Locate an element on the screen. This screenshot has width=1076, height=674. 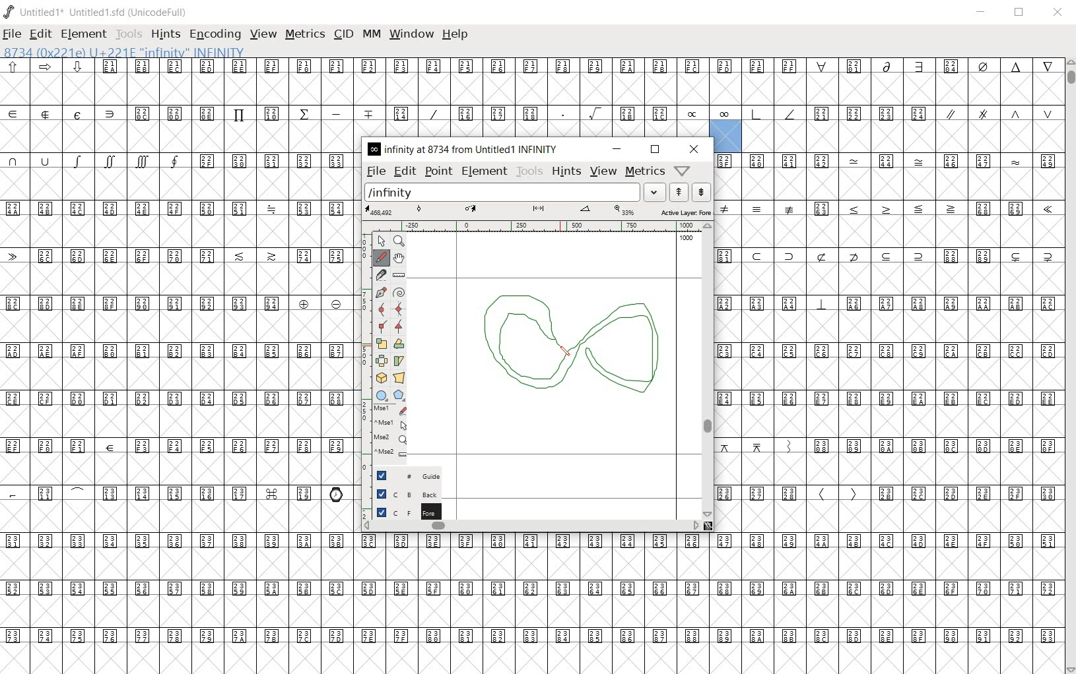
measure a distance, angle between points is located at coordinates (398, 274).